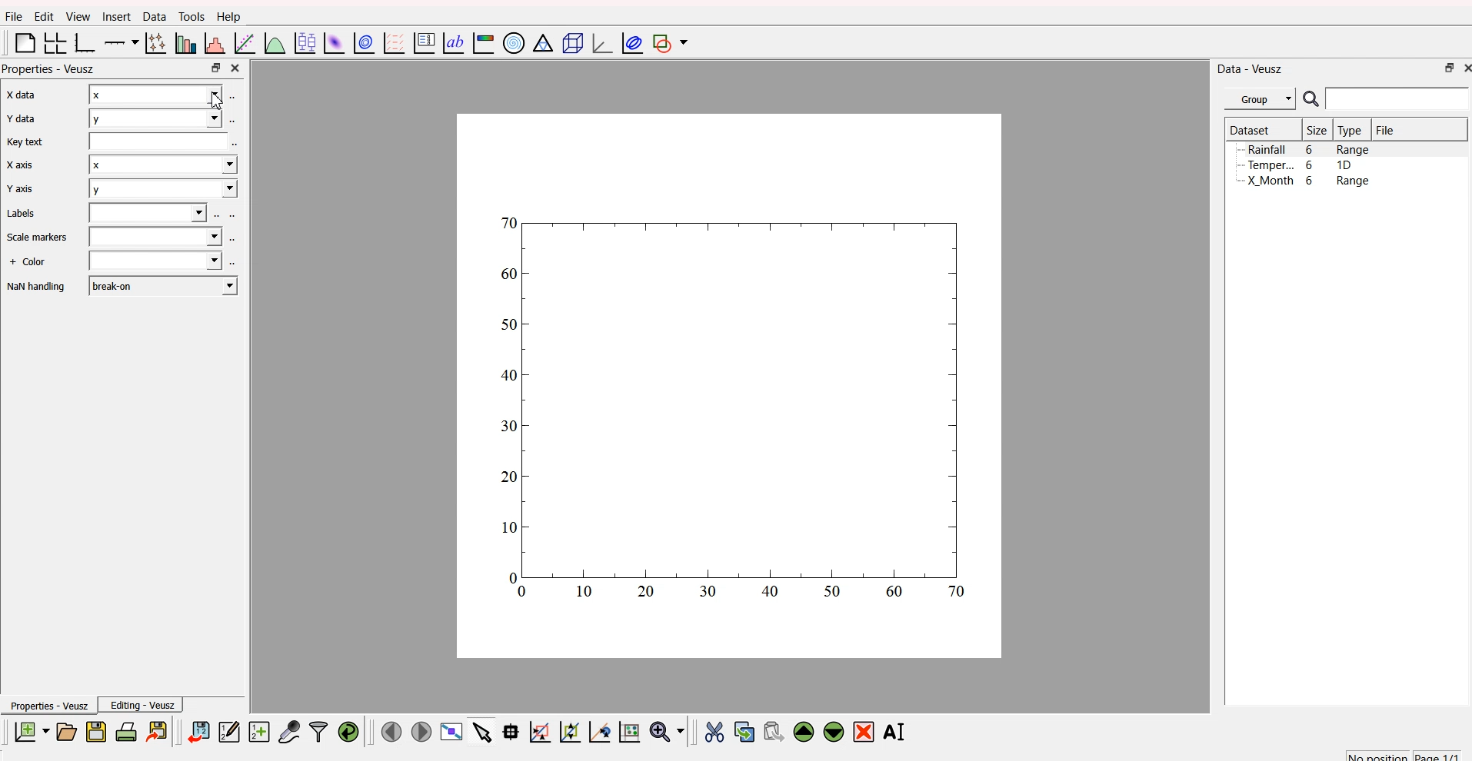  What do you see at coordinates (713, 731) in the screenshot?
I see `cut the widget` at bounding box center [713, 731].